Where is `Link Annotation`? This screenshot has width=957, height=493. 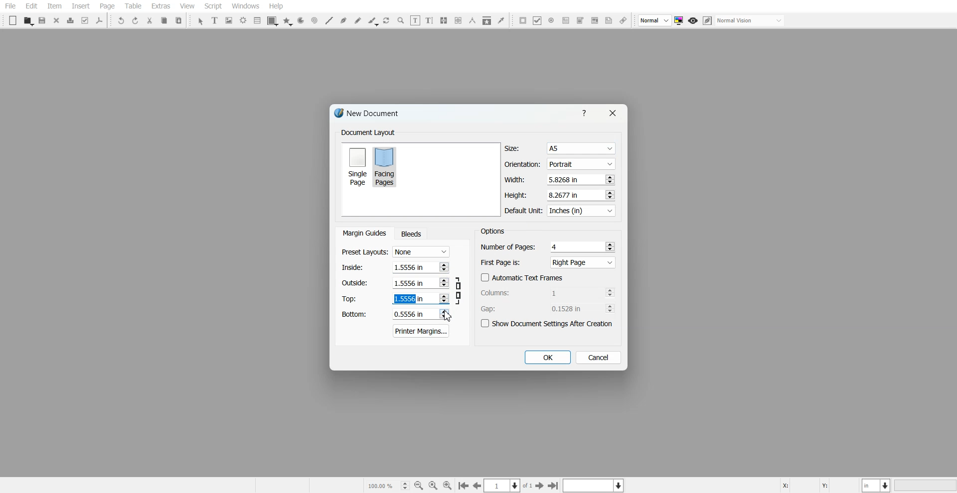
Link Annotation is located at coordinates (623, 21).